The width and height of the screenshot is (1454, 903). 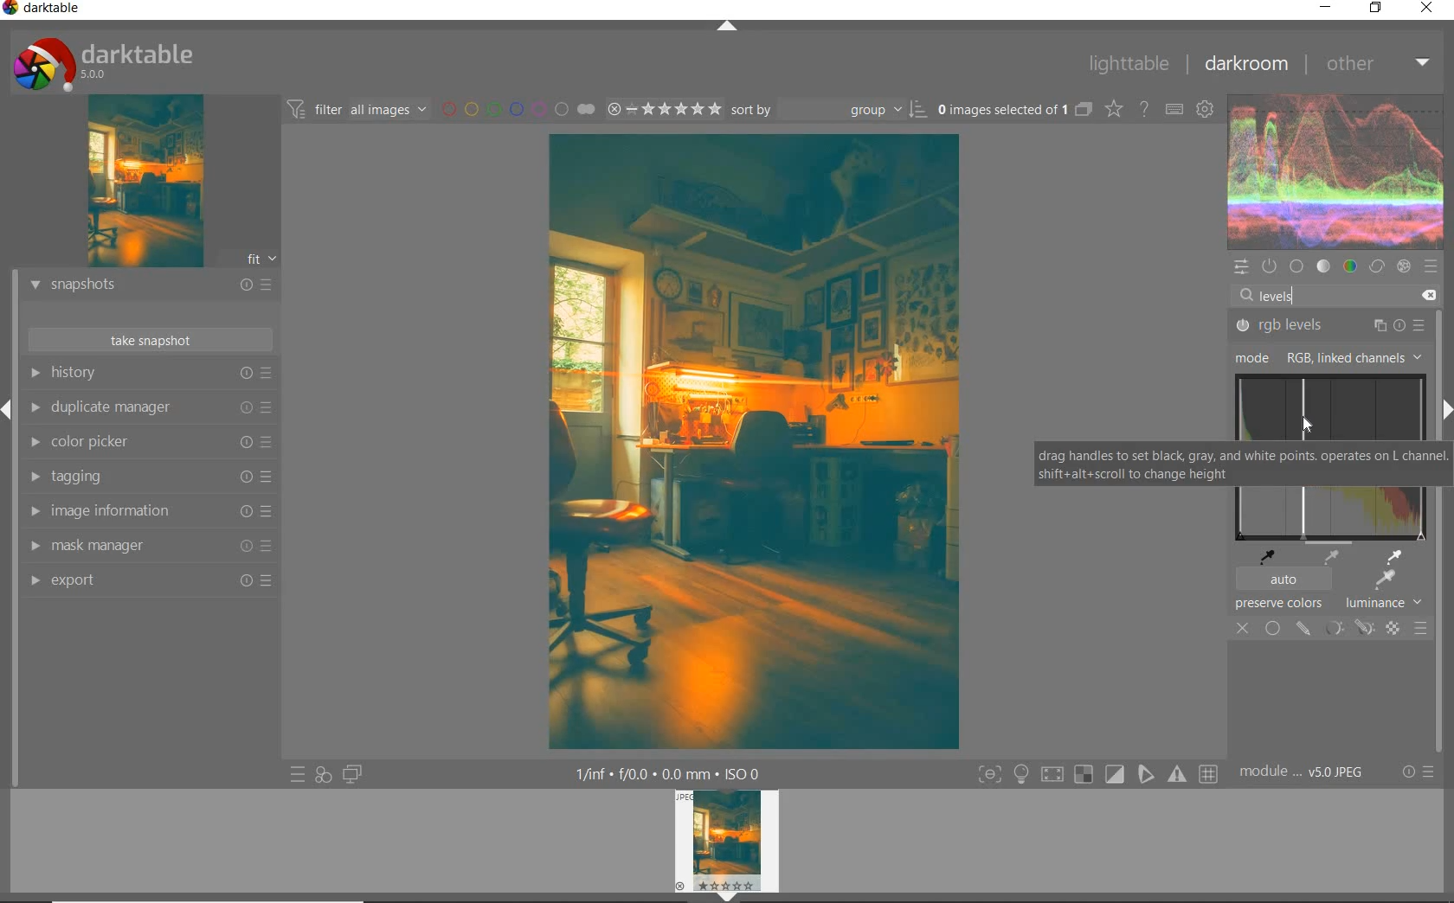 I want to click on preserve colors, so click(x=1279, y=605).